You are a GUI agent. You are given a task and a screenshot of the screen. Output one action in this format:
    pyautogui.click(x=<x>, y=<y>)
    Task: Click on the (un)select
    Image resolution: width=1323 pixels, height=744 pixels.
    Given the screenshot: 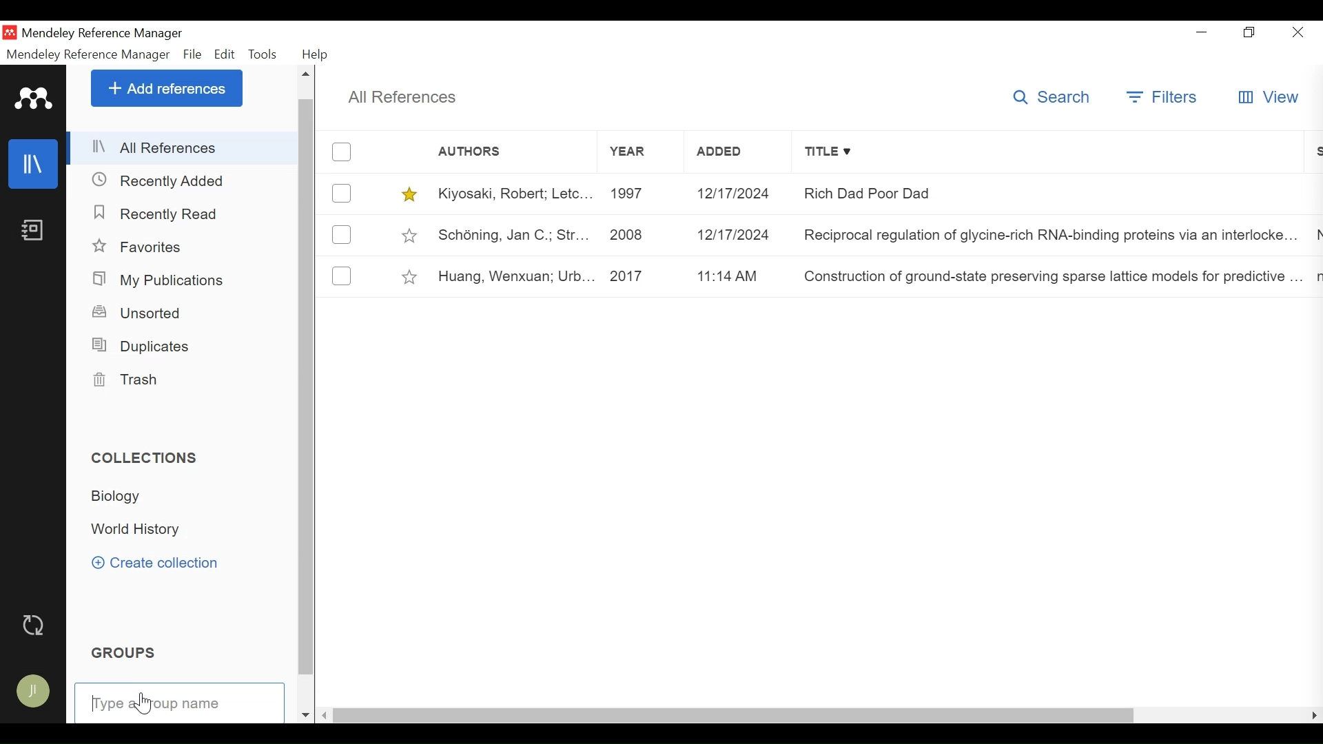 What is the action you would take?
    pyautogui.click(x=340, y=236)
    